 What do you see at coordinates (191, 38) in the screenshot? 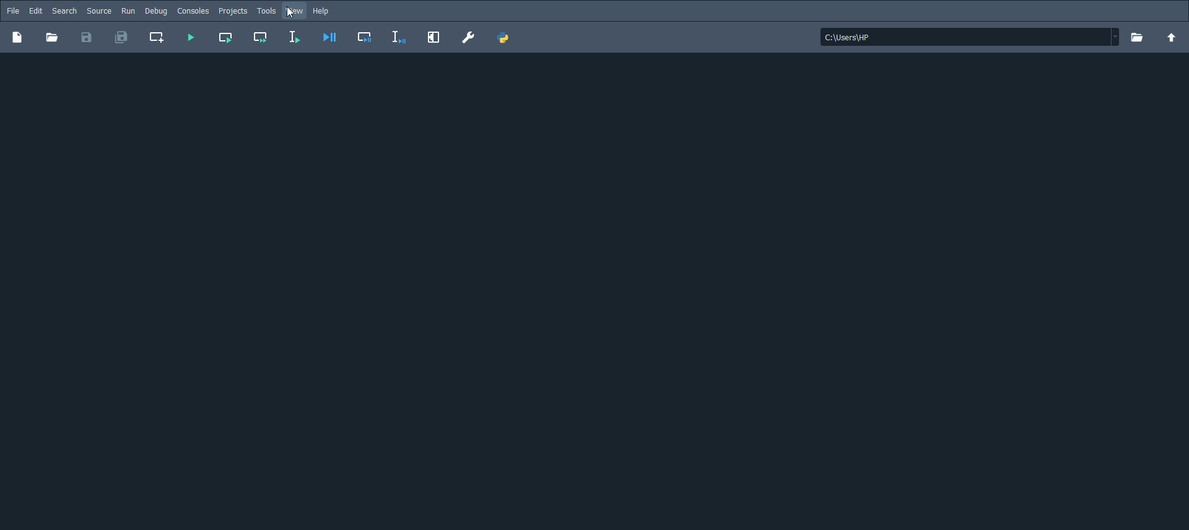
I see `Run file` at bounding box center [191, 38].